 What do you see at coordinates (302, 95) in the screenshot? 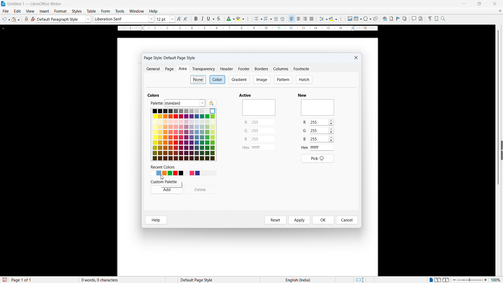
I see `New ` at bounding box center [302, 95].